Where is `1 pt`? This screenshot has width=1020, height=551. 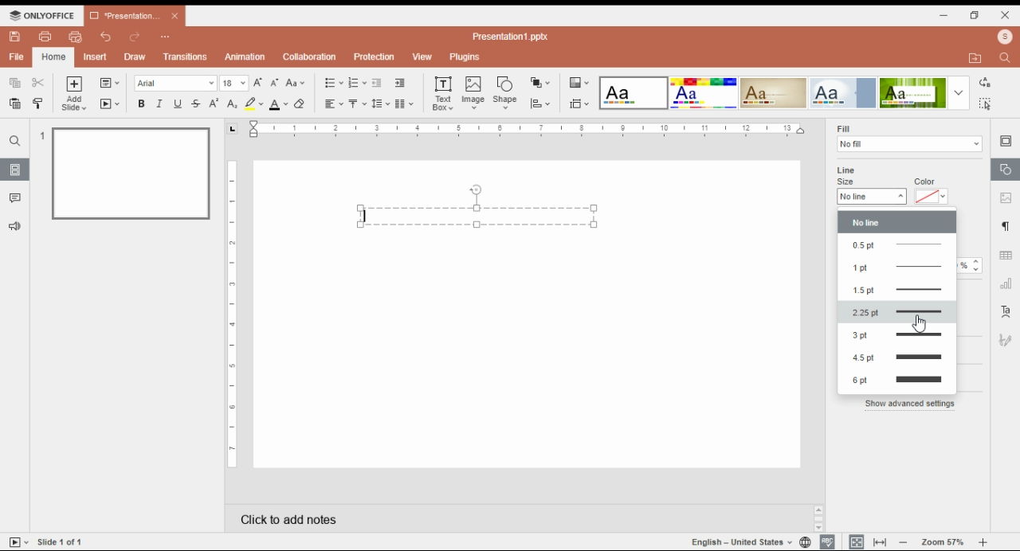 1 pt is located at coordinates (896, 265).